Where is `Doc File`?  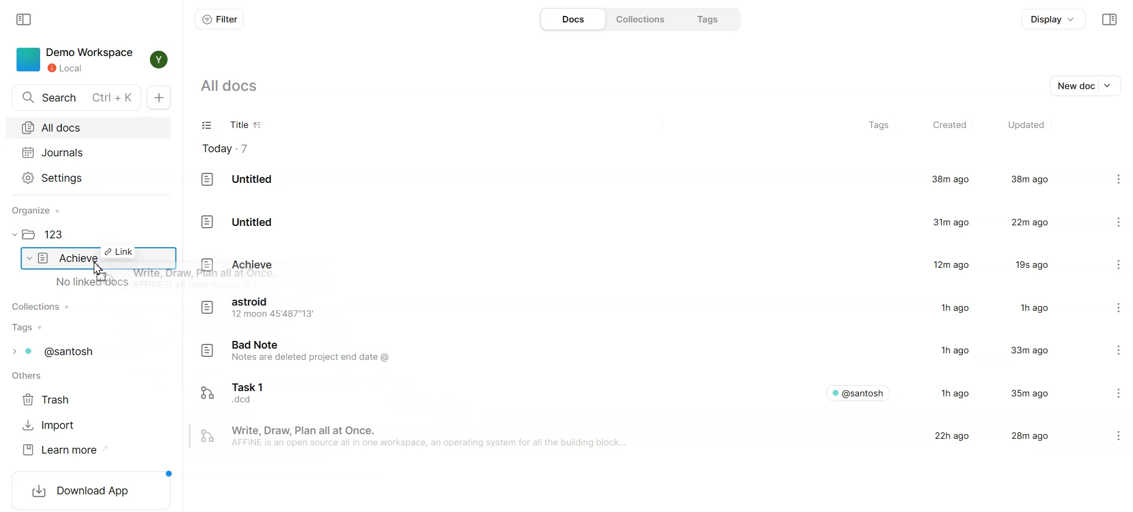 Doc File is located at coordinates (634, 437).